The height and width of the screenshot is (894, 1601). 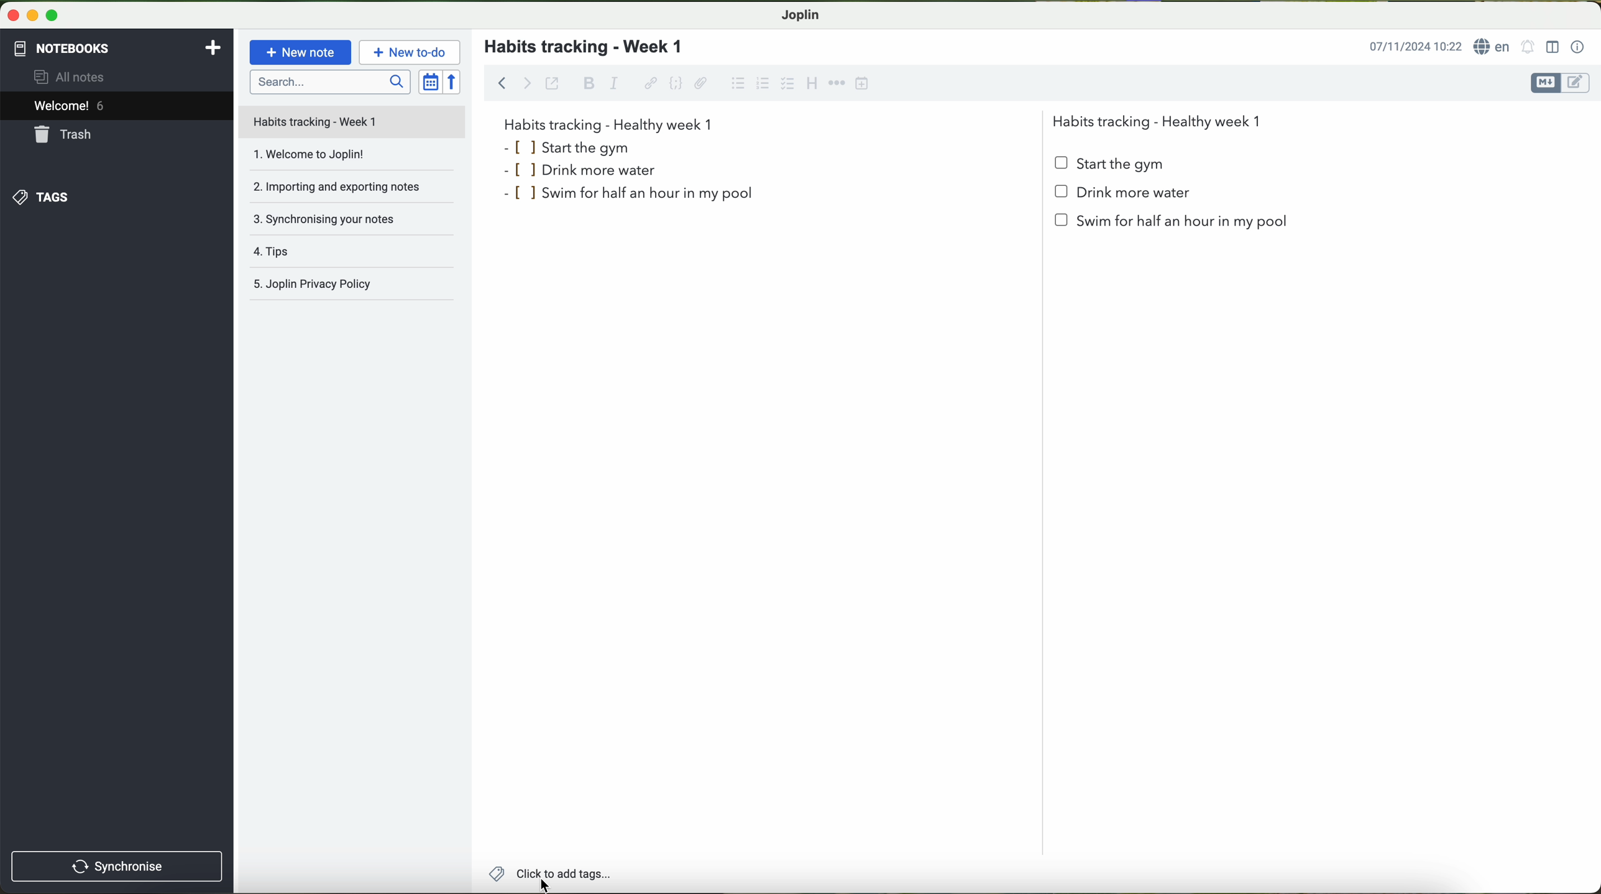 What do you see at coordinates (357, 223) in the screenshot?
I see `synchronising your notes` at bounding box center [357, 223].